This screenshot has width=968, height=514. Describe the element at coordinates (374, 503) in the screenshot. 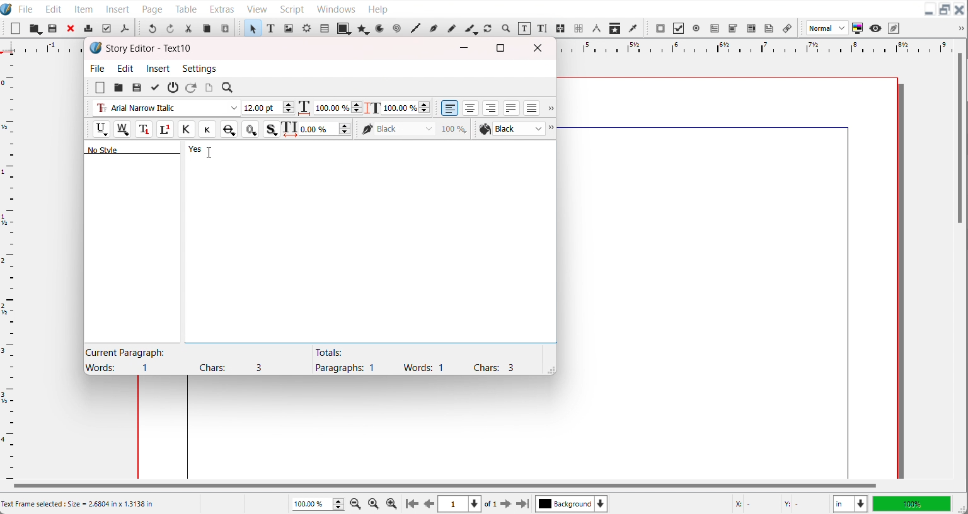

I see `Zoom to 100%` at that location.